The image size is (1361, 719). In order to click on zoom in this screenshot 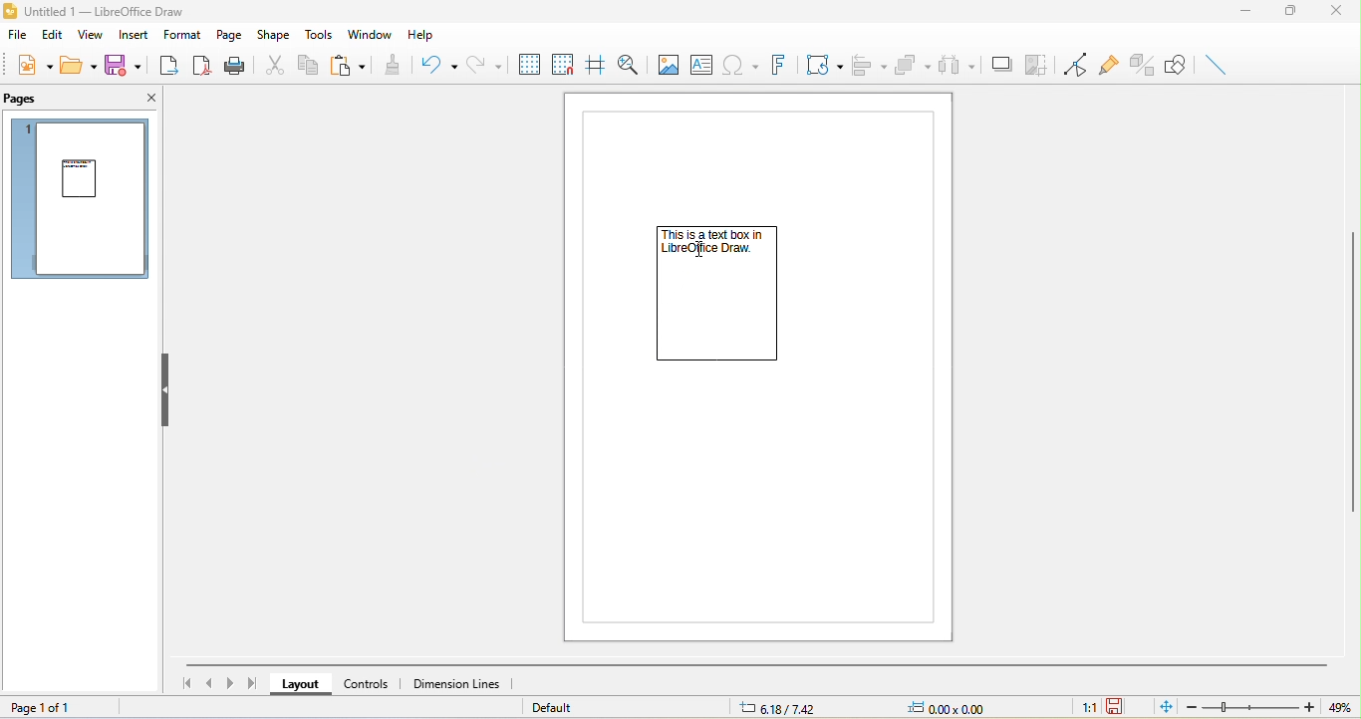, I will do `click(1270, 707)`.